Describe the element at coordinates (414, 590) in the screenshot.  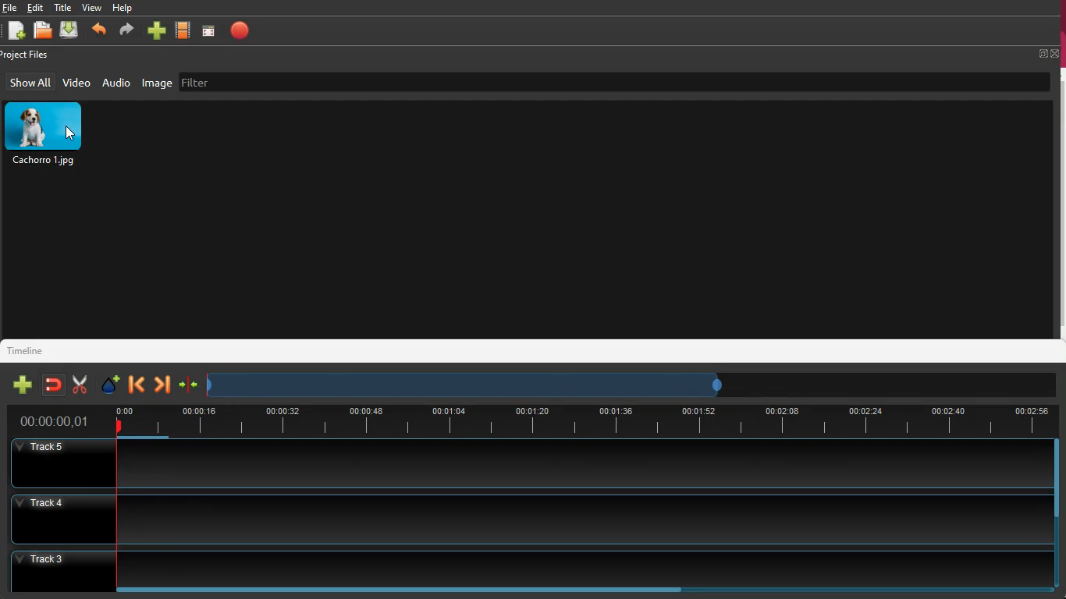
I see `Horizontal scroll bar` at that location.